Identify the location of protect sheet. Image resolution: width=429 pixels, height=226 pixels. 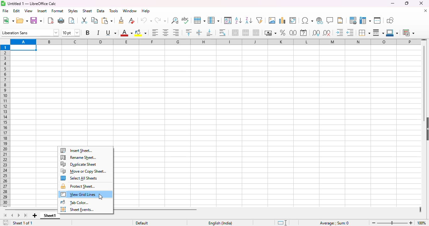
(78, 186).